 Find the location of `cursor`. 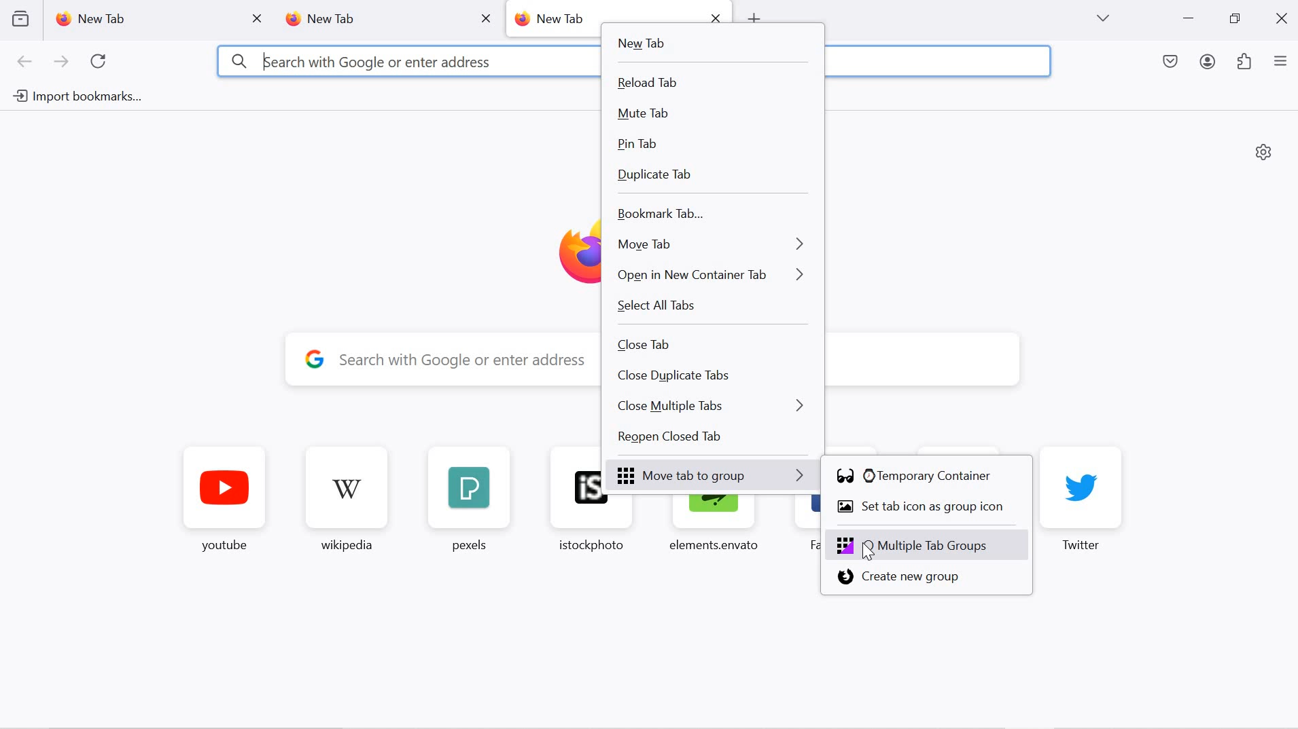

cursor is located at coordinates (868, 553).